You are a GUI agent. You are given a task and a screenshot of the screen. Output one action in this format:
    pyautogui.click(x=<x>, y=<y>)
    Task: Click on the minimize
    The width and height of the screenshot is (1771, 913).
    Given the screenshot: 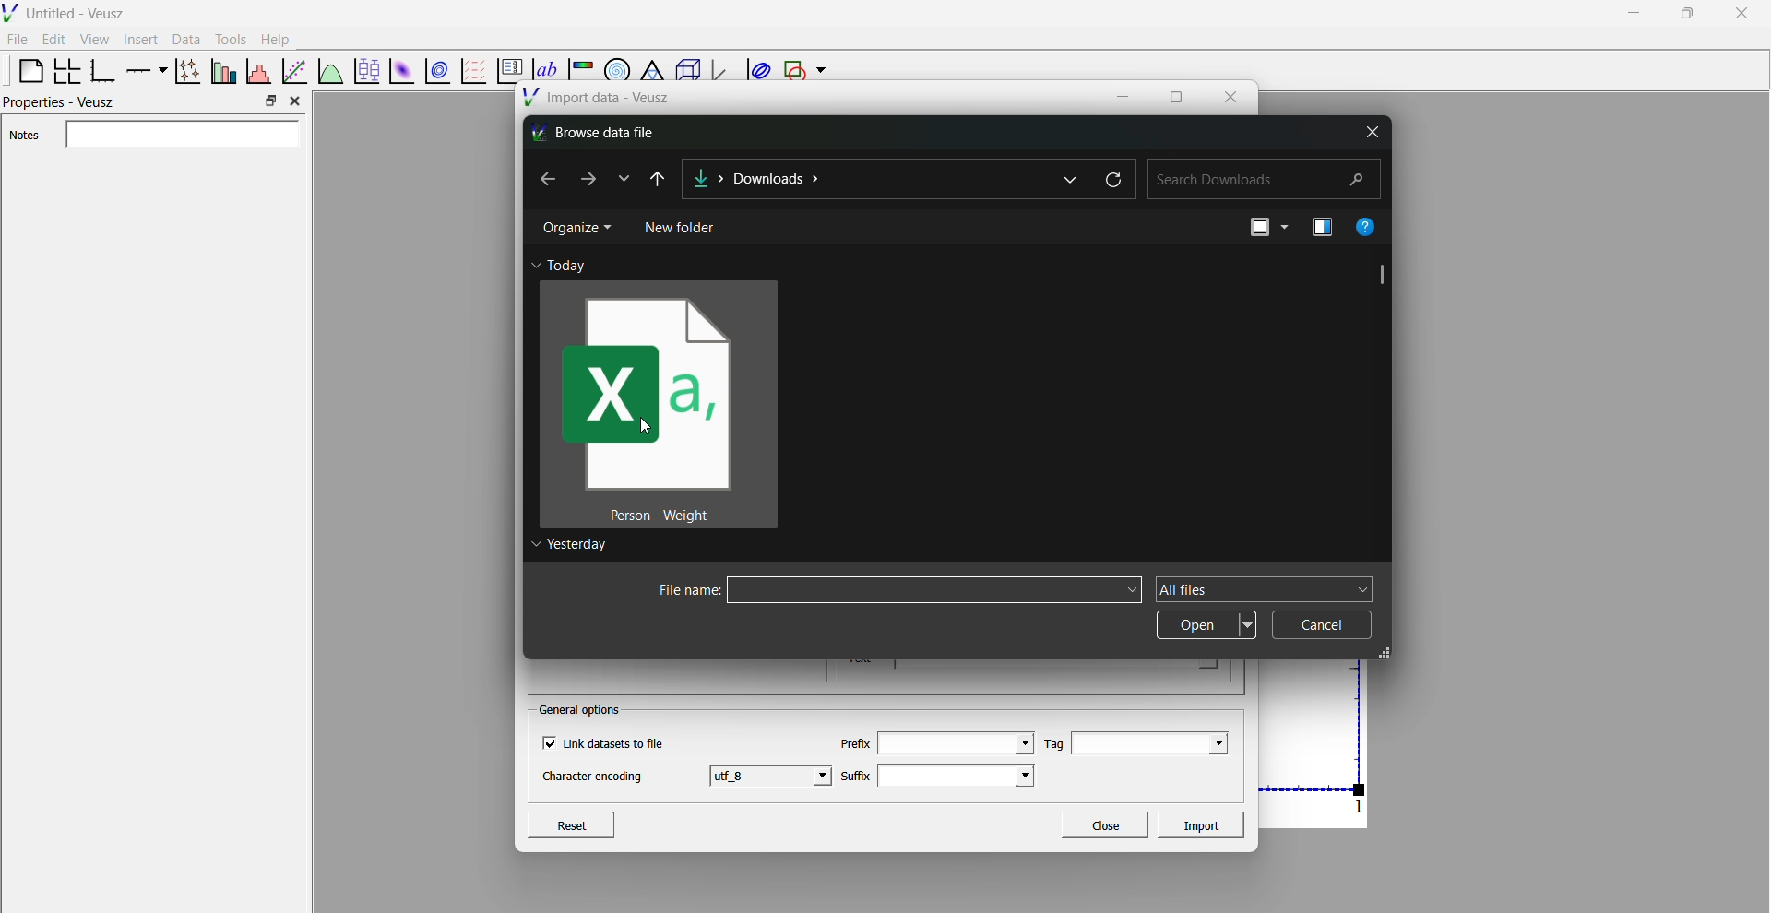 What is the action you would take?
    pyautogui.click(x=1126, y=95)
    